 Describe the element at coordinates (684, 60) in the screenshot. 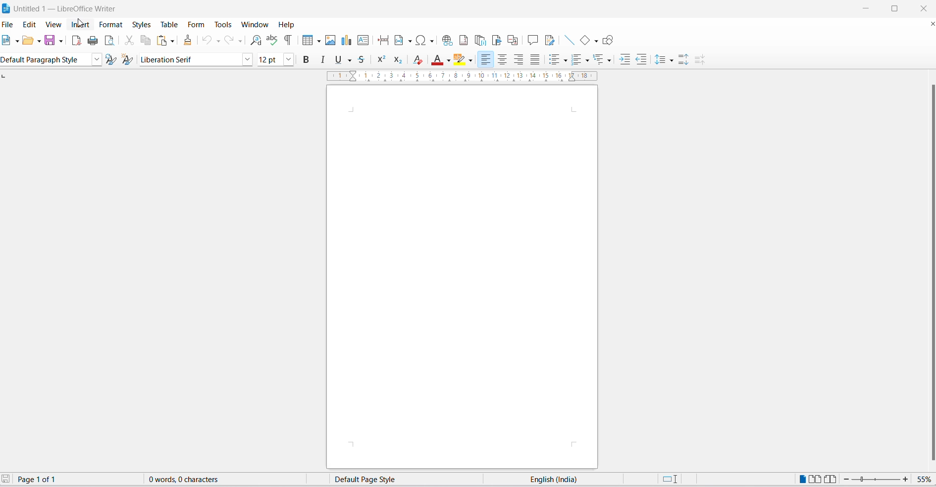

I see `increase paragraph spacing` at that location.